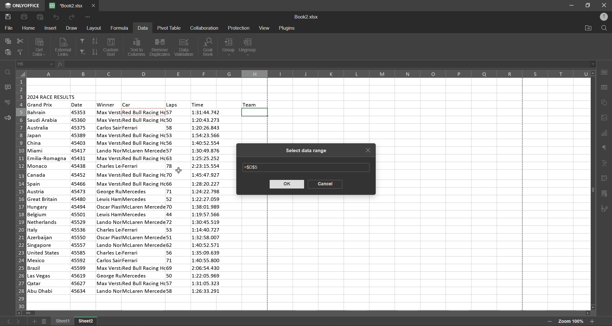 The width and height of the screenshot is (612, 326). I want to click on find, so click(9, 72).